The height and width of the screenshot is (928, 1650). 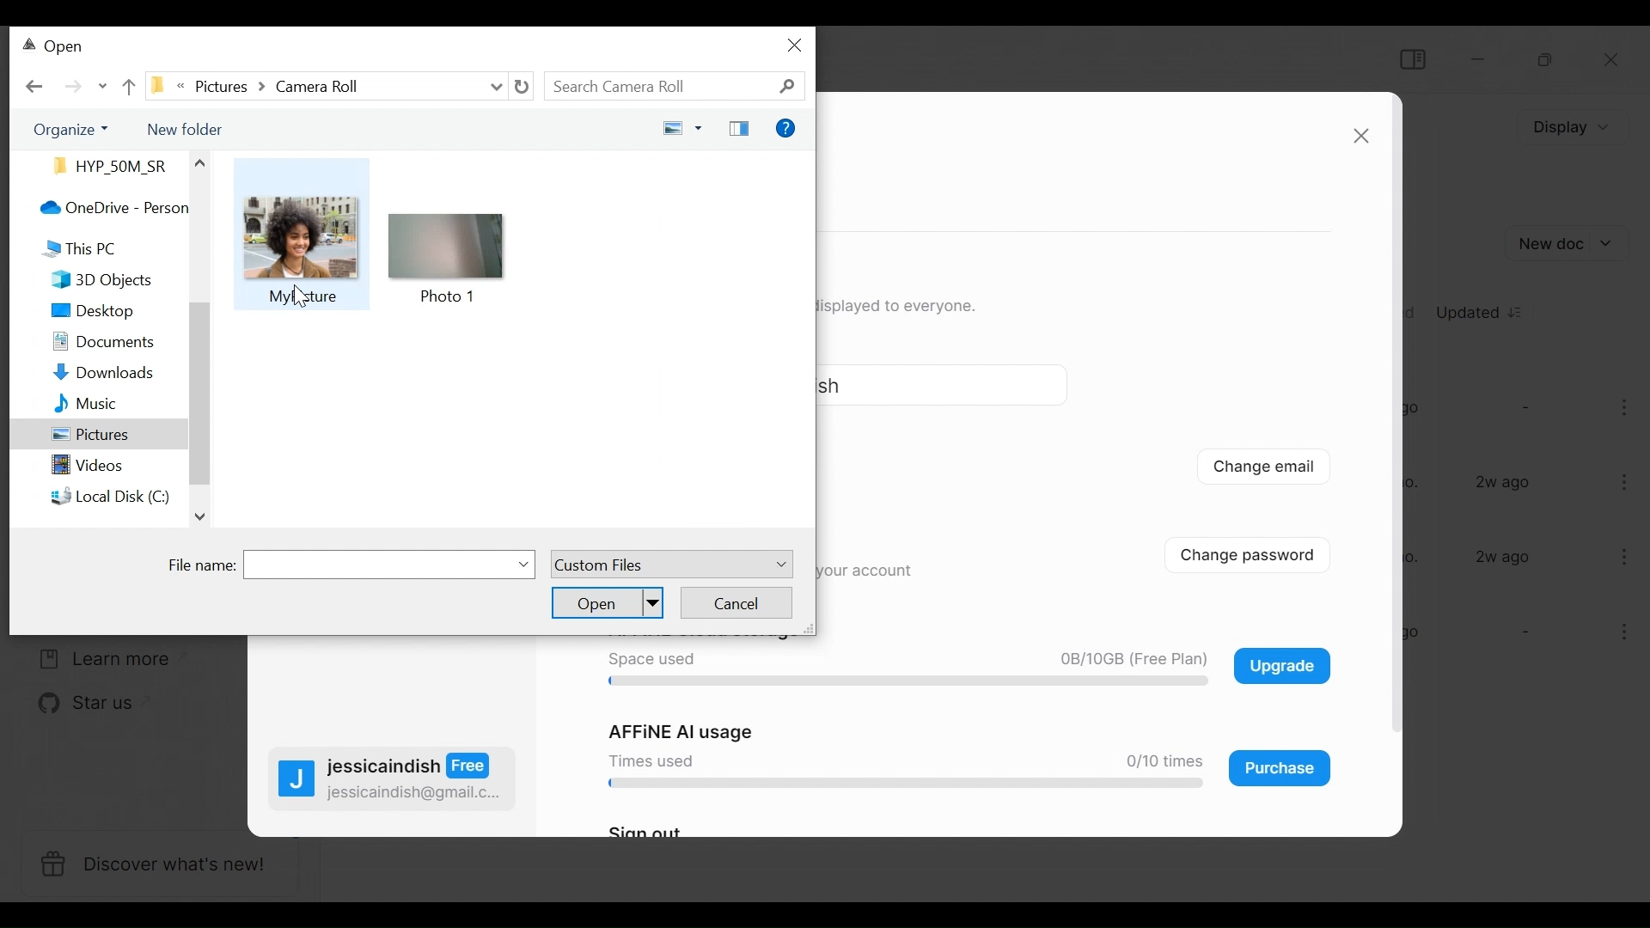 I want to click on Add New document, so click(x=1569, y=243).